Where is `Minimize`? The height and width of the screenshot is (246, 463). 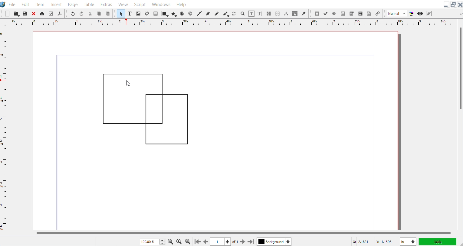 Minimize is located at coordinates (446, 4).